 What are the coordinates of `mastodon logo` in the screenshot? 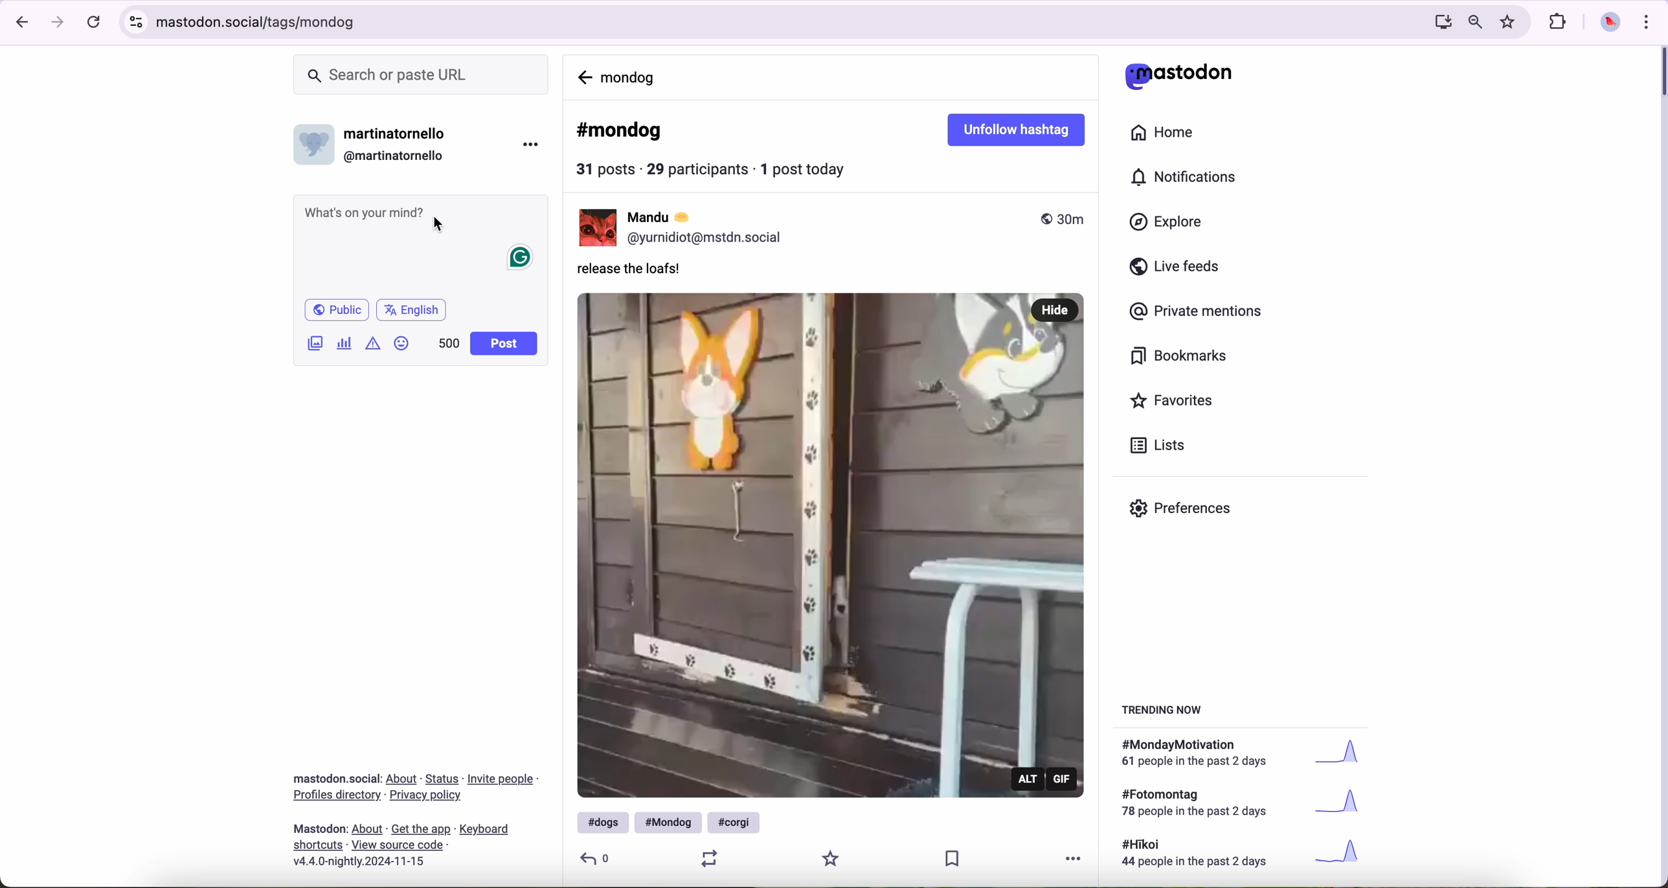 It's located at (1178, 75).